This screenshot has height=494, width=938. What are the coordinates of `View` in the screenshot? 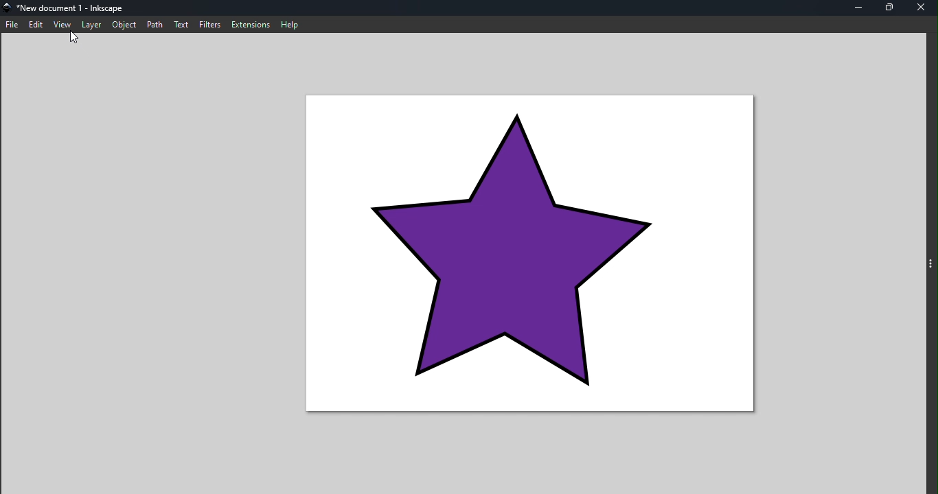 It's located at (62, 25).